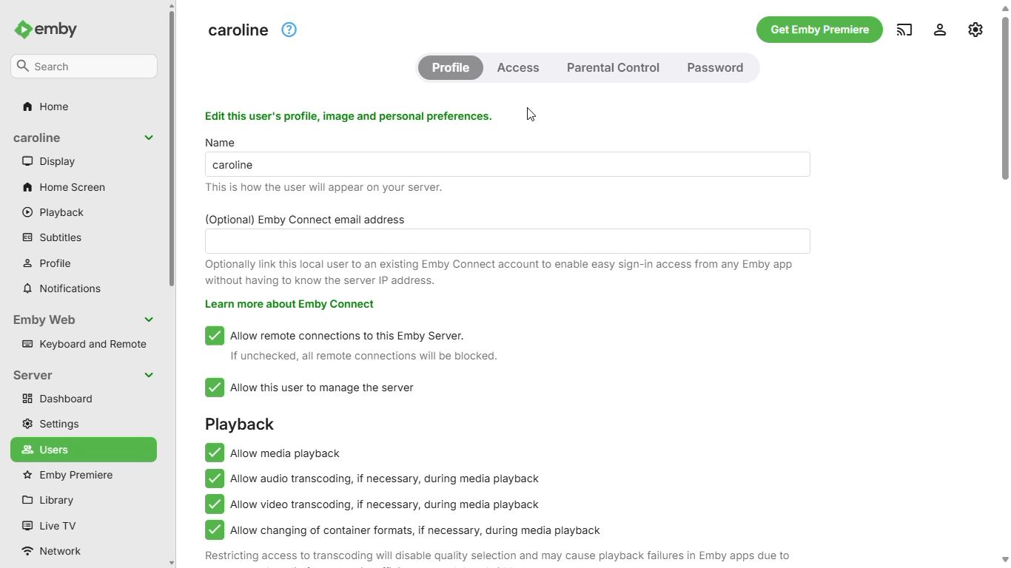 The image size is (1011, 568). Describe the element at coordinates (348, 118) in the screenshot. I see `edit this user's profile, image and personal preferences.` at that location.